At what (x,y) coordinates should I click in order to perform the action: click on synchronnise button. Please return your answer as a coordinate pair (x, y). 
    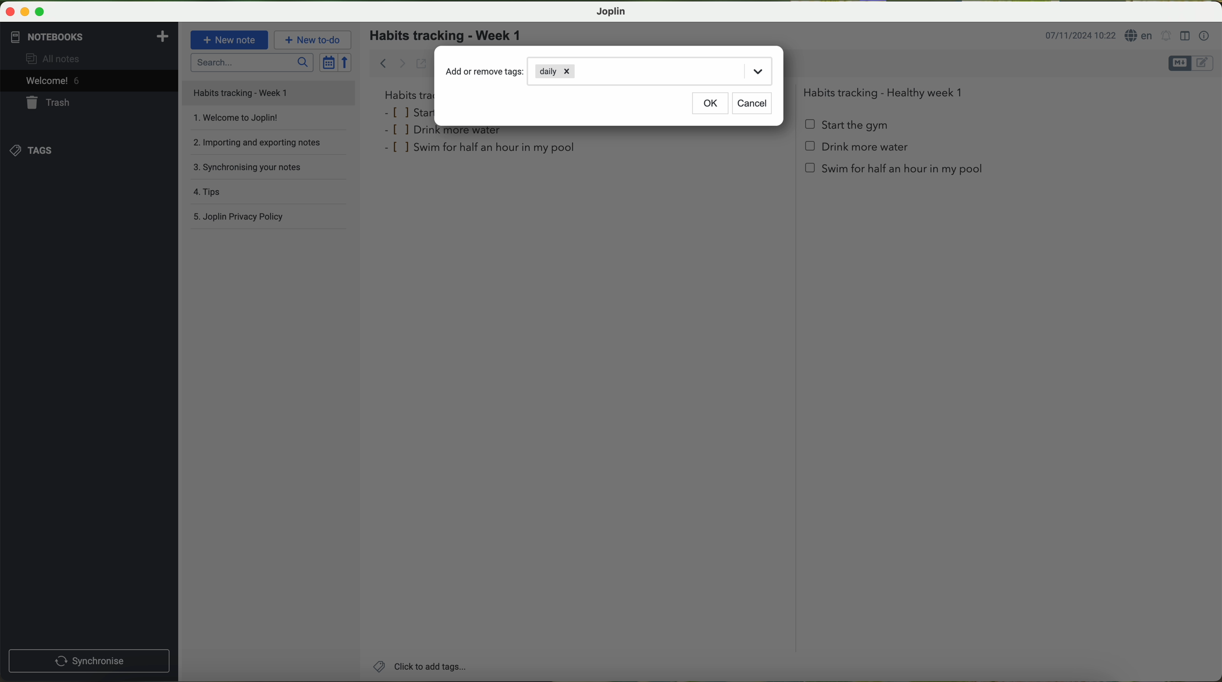
    Looking at the image, I should click on (88, 662).